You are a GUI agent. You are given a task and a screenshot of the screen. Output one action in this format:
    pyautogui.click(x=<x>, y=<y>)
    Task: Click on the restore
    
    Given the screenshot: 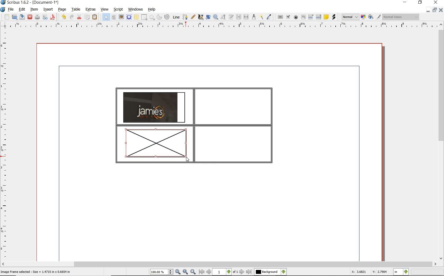 What is the action you would take?
    pyautogui.click(x=434, y=10)
    